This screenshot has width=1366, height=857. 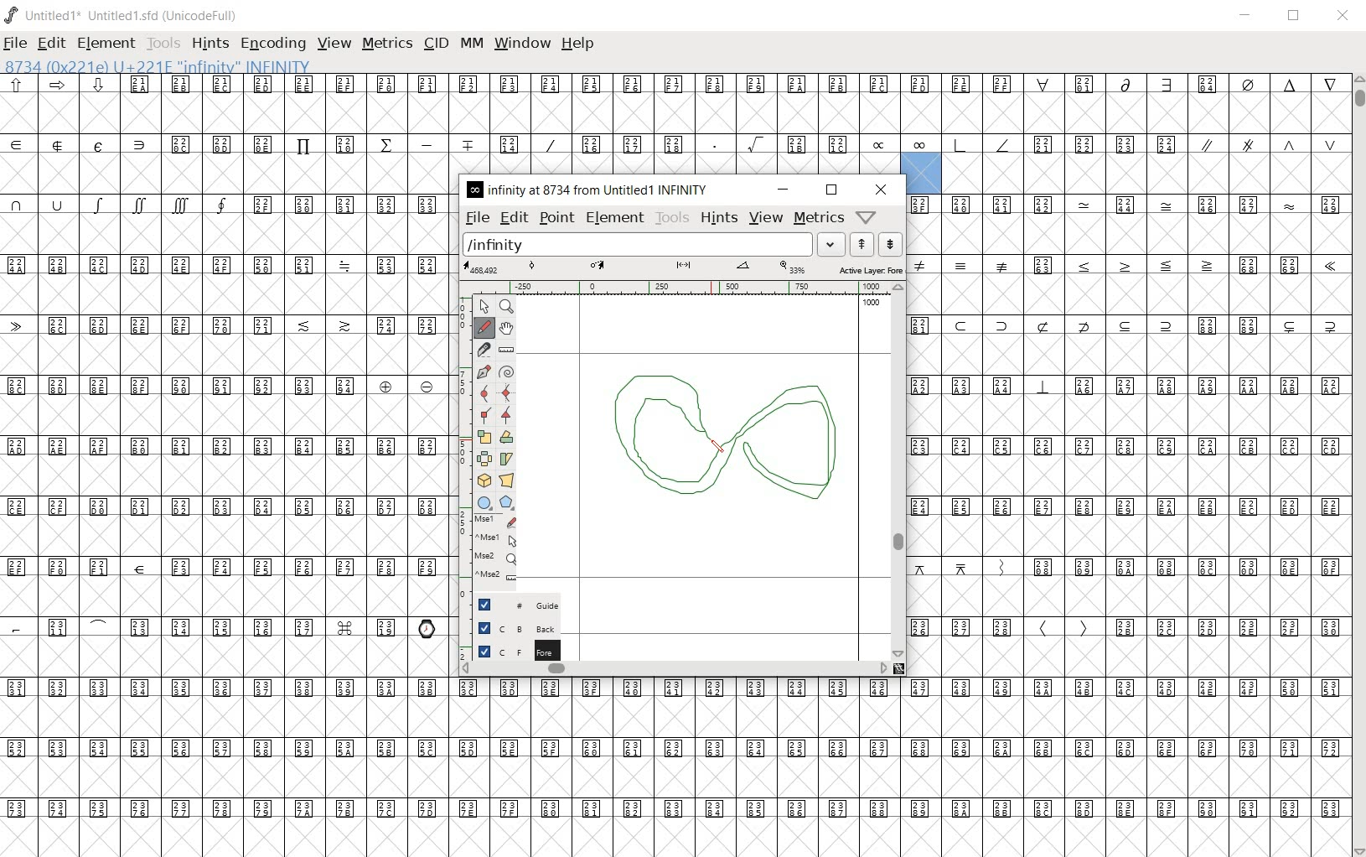 I want to click on Unicode code points, so click(x=969, y=627).